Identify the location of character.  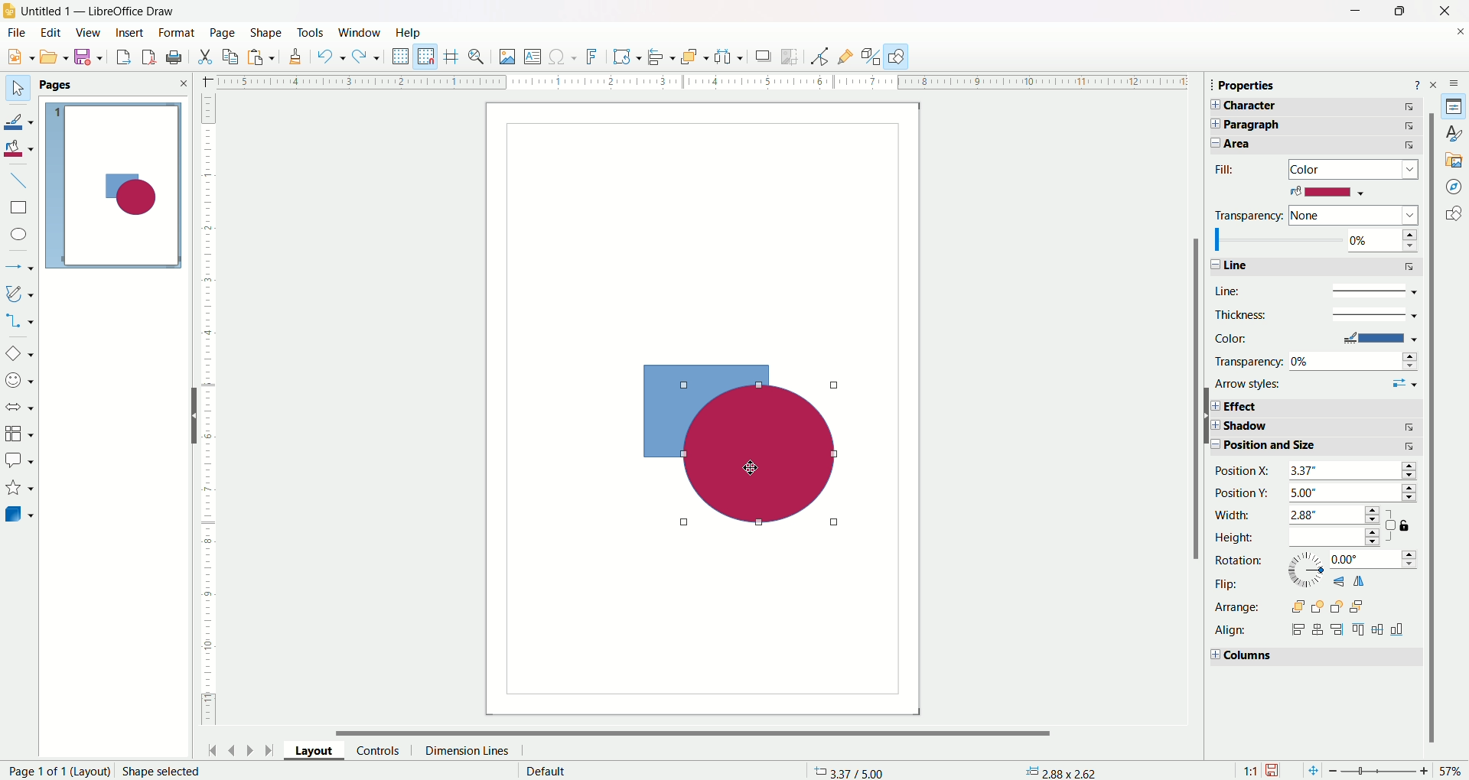
(1321, 106).